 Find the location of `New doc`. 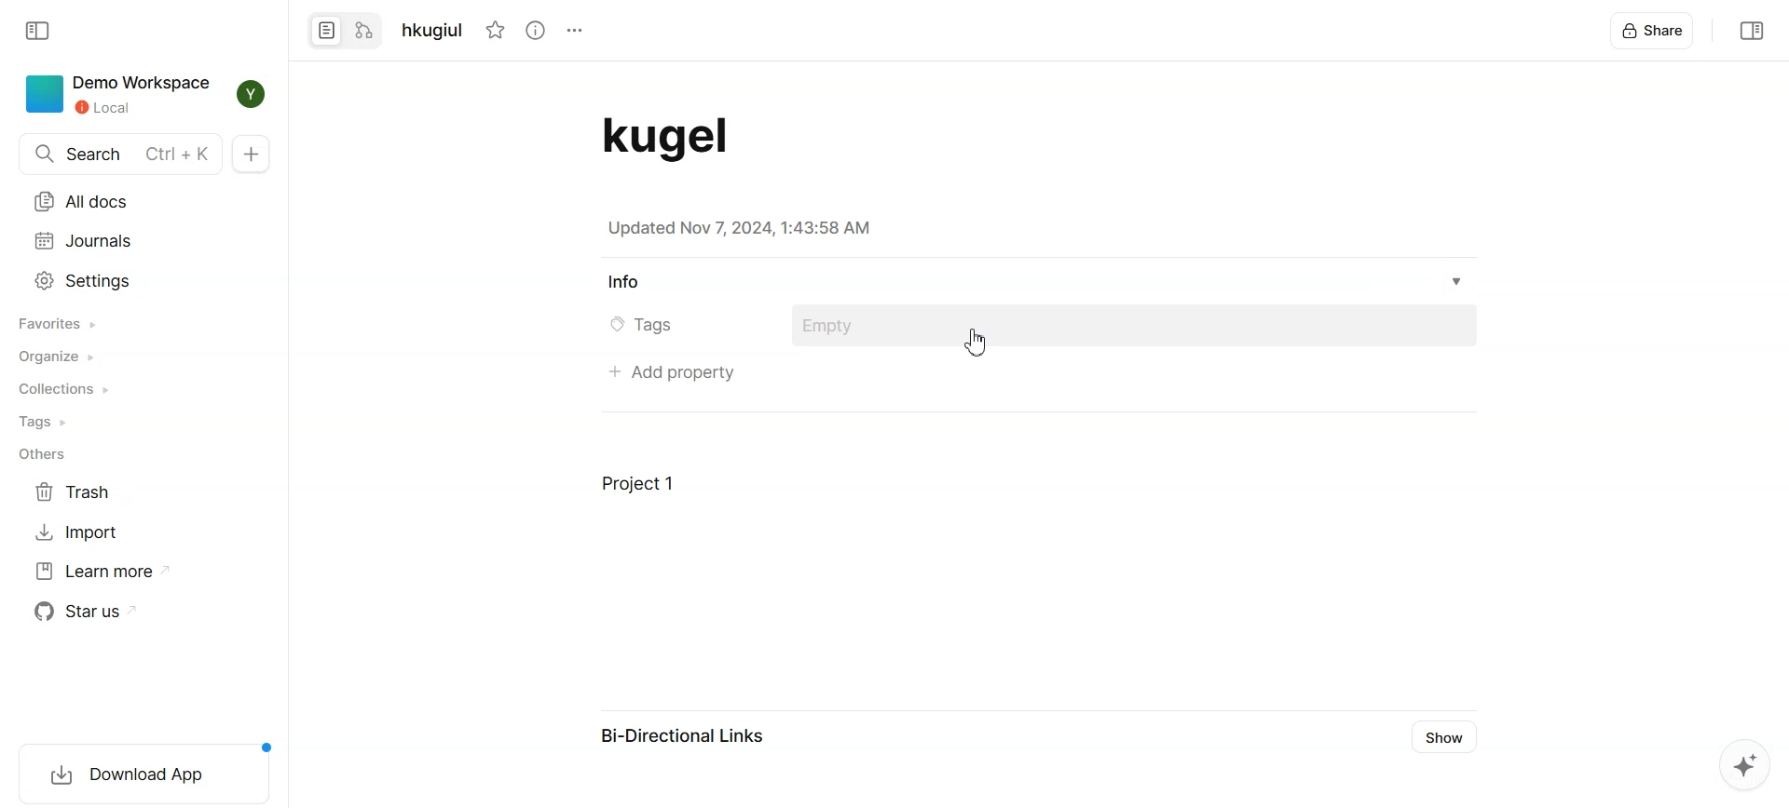

New doc is located at coordinates (252, 153).